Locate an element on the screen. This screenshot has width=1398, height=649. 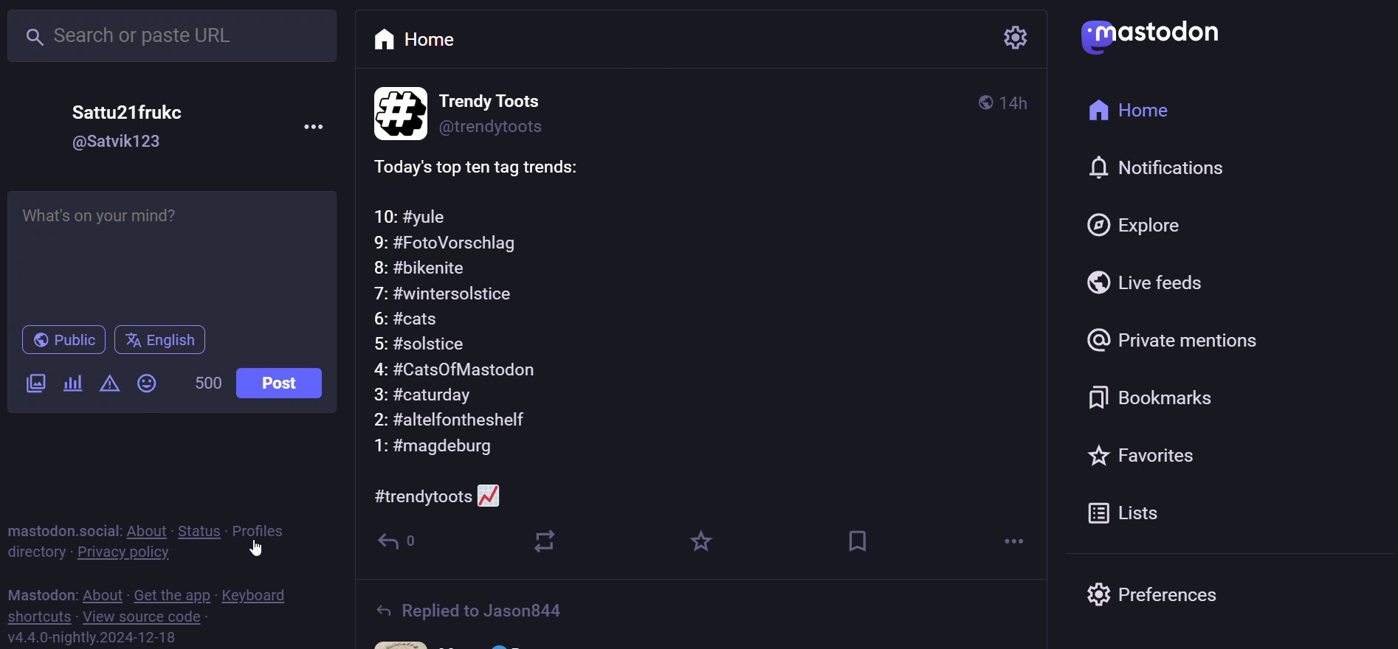
mastodon is located at coordinates (41, 591).